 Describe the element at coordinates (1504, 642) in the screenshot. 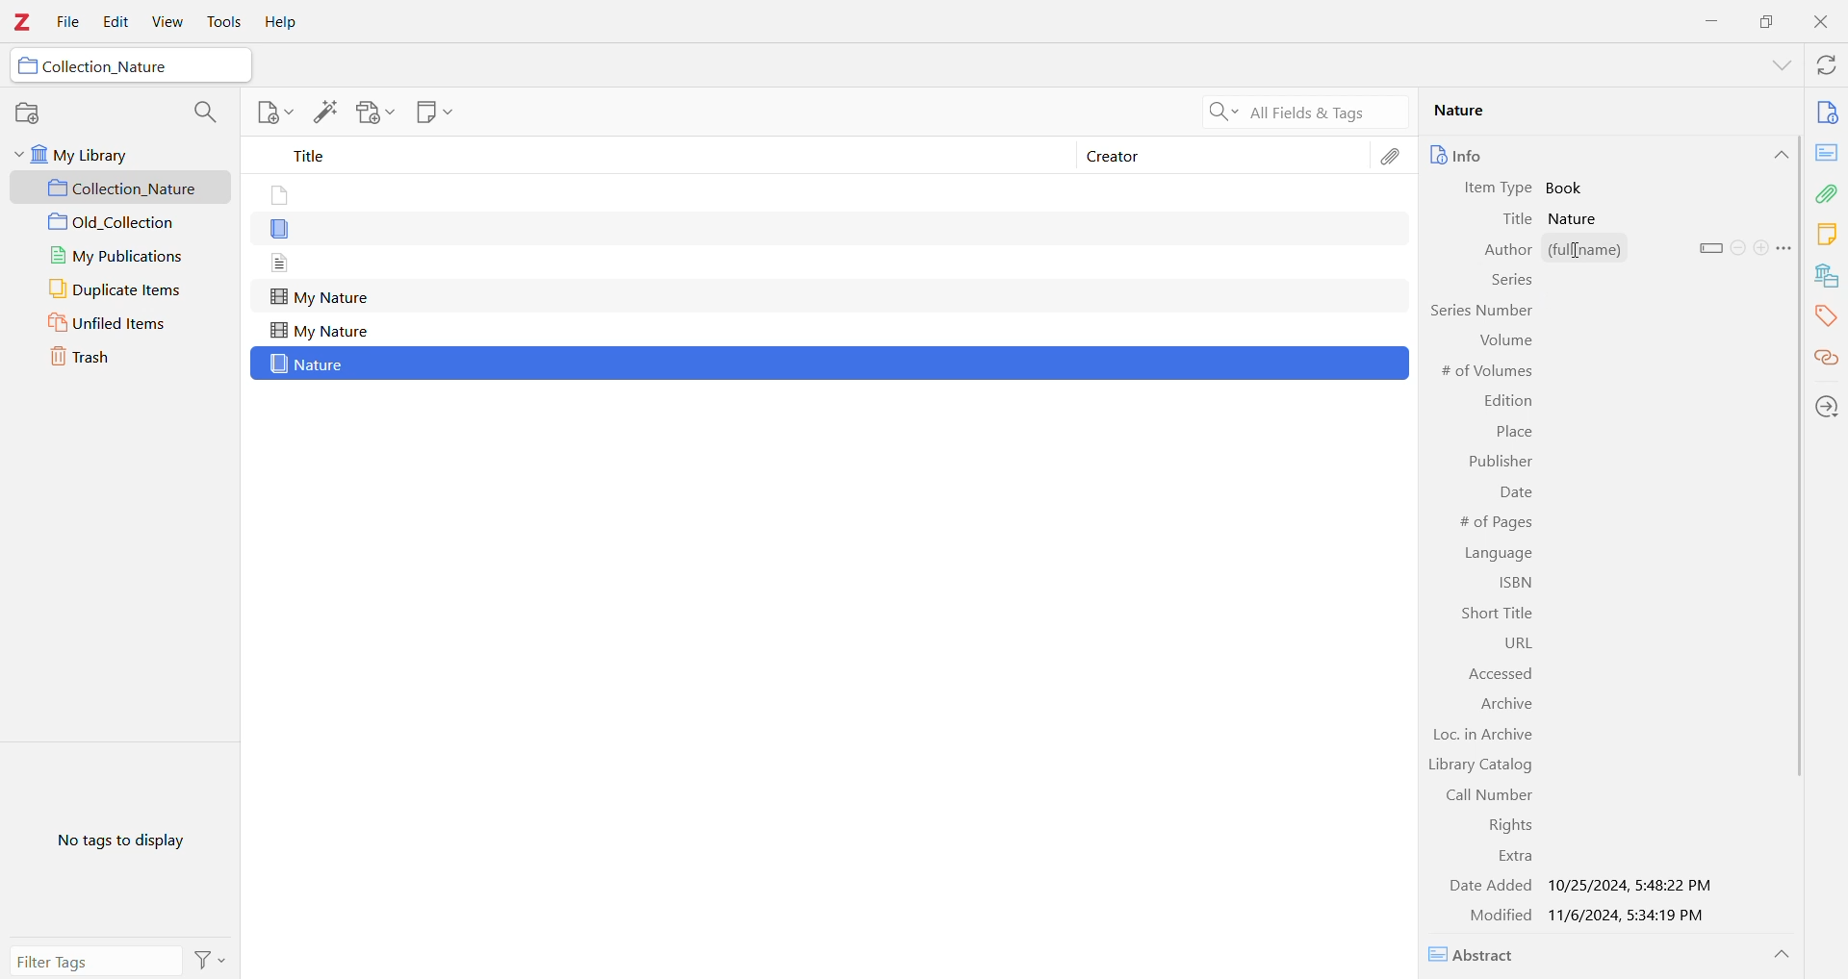

I see `URL` at that location.